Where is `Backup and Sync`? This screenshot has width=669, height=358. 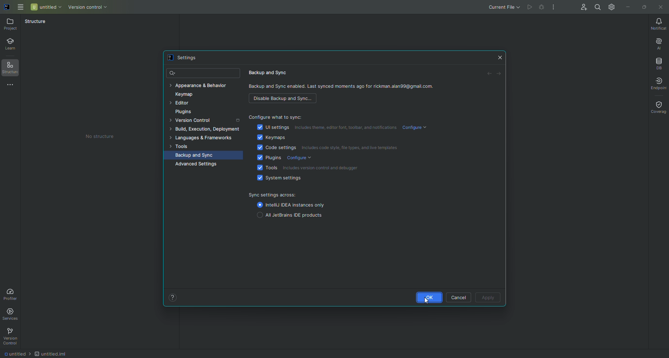
Backup and Sync is located at coordinates (272, 72).